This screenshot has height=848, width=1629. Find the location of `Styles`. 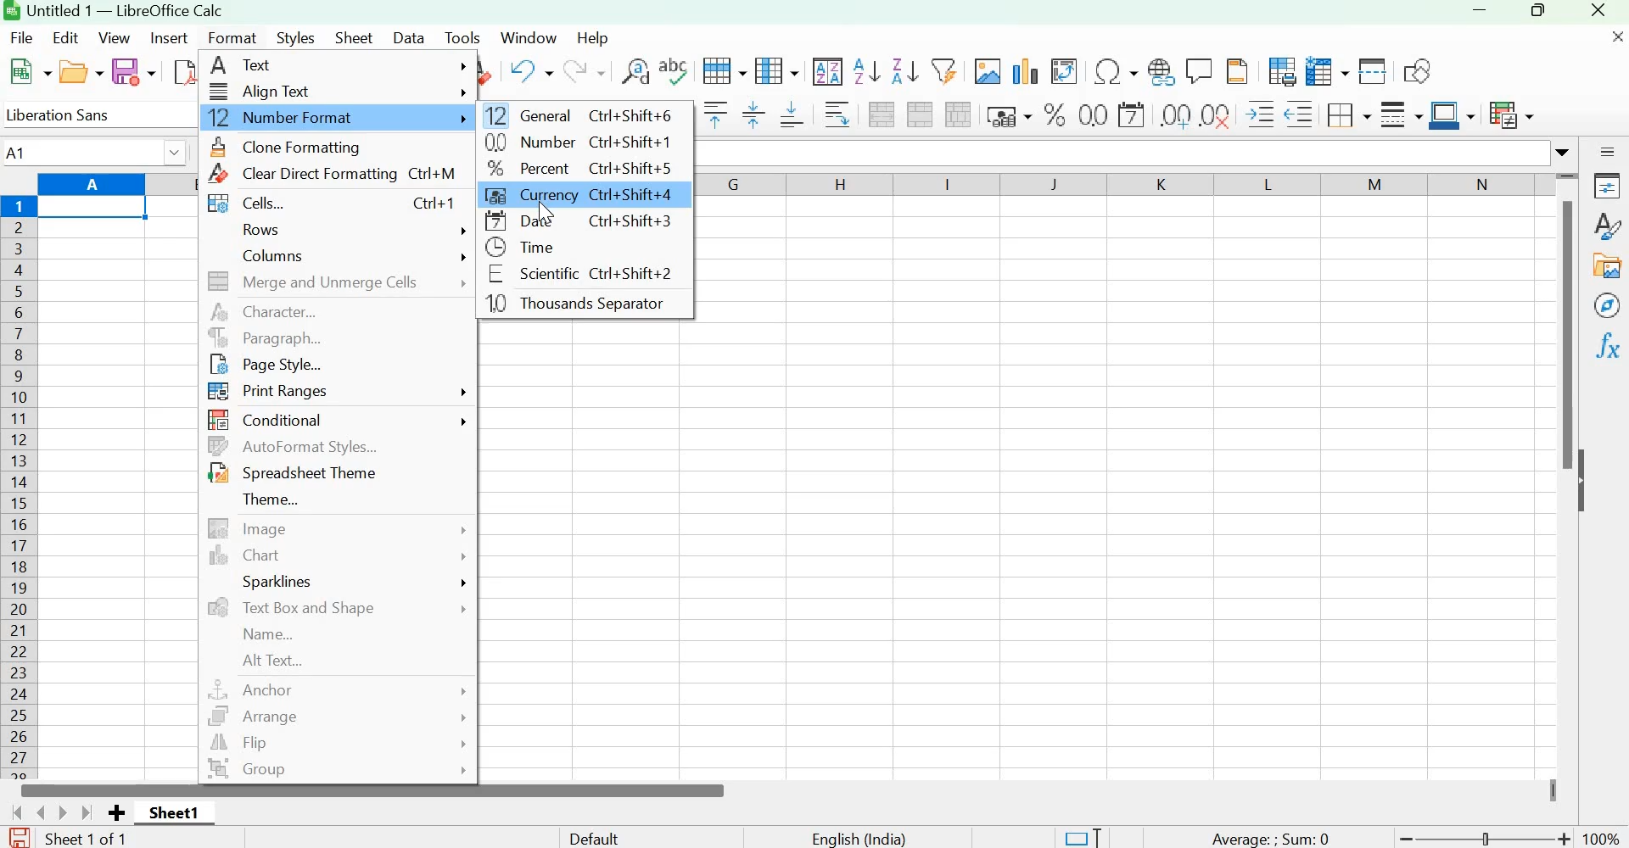

Styles is located at coordinates (1608, 226).